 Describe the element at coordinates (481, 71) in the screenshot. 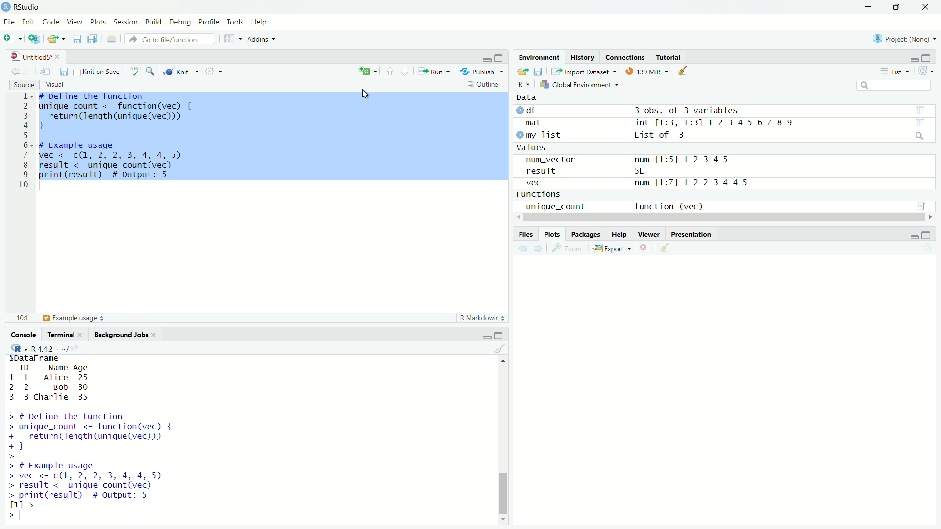

I see `Publish` at that location.